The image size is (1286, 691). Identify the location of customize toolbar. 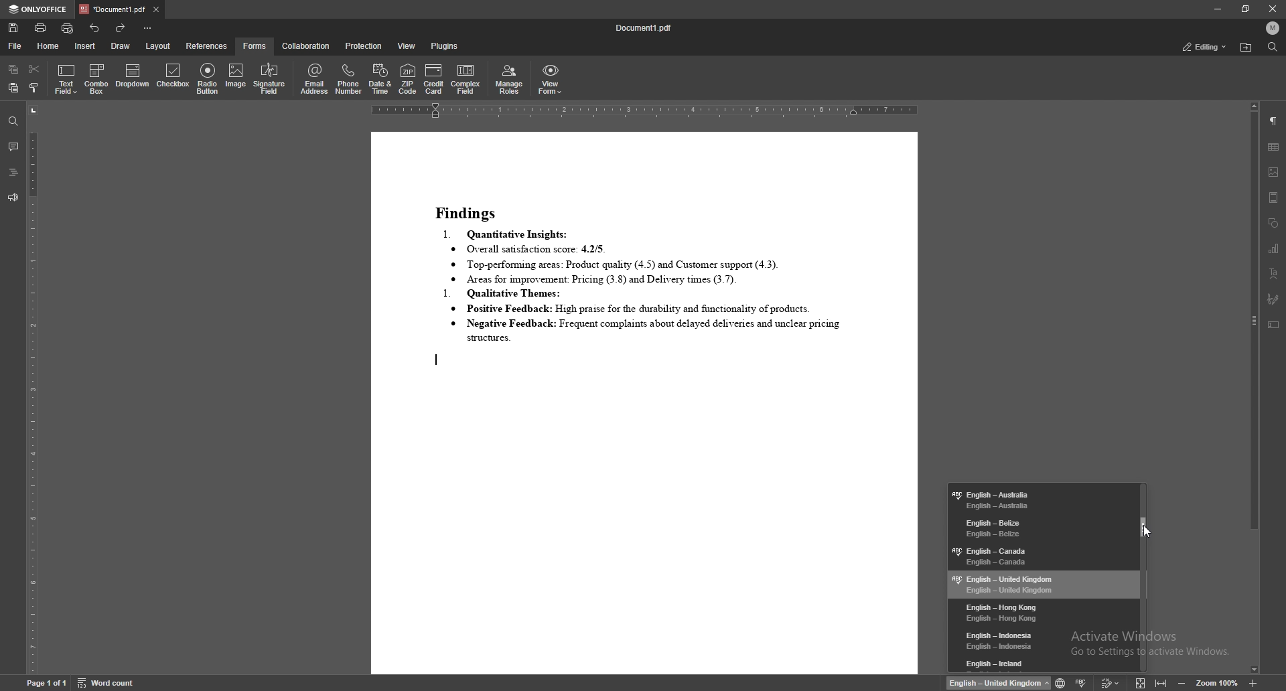
(148, 29).